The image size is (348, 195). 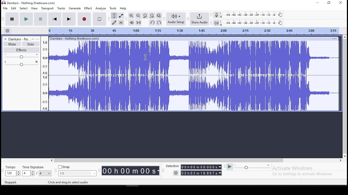 I want to click on multi tool, so click(x=122, y=22).